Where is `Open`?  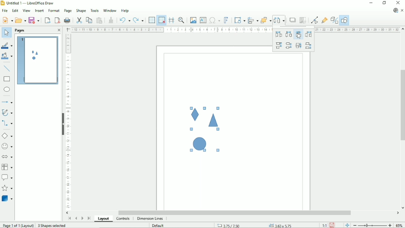
Open is located at coordinates (20, 20).